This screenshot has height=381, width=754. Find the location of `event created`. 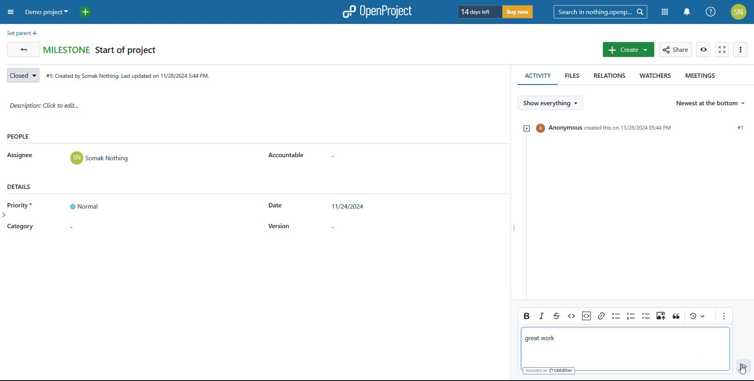

event created is located at coordinates (642, 128).